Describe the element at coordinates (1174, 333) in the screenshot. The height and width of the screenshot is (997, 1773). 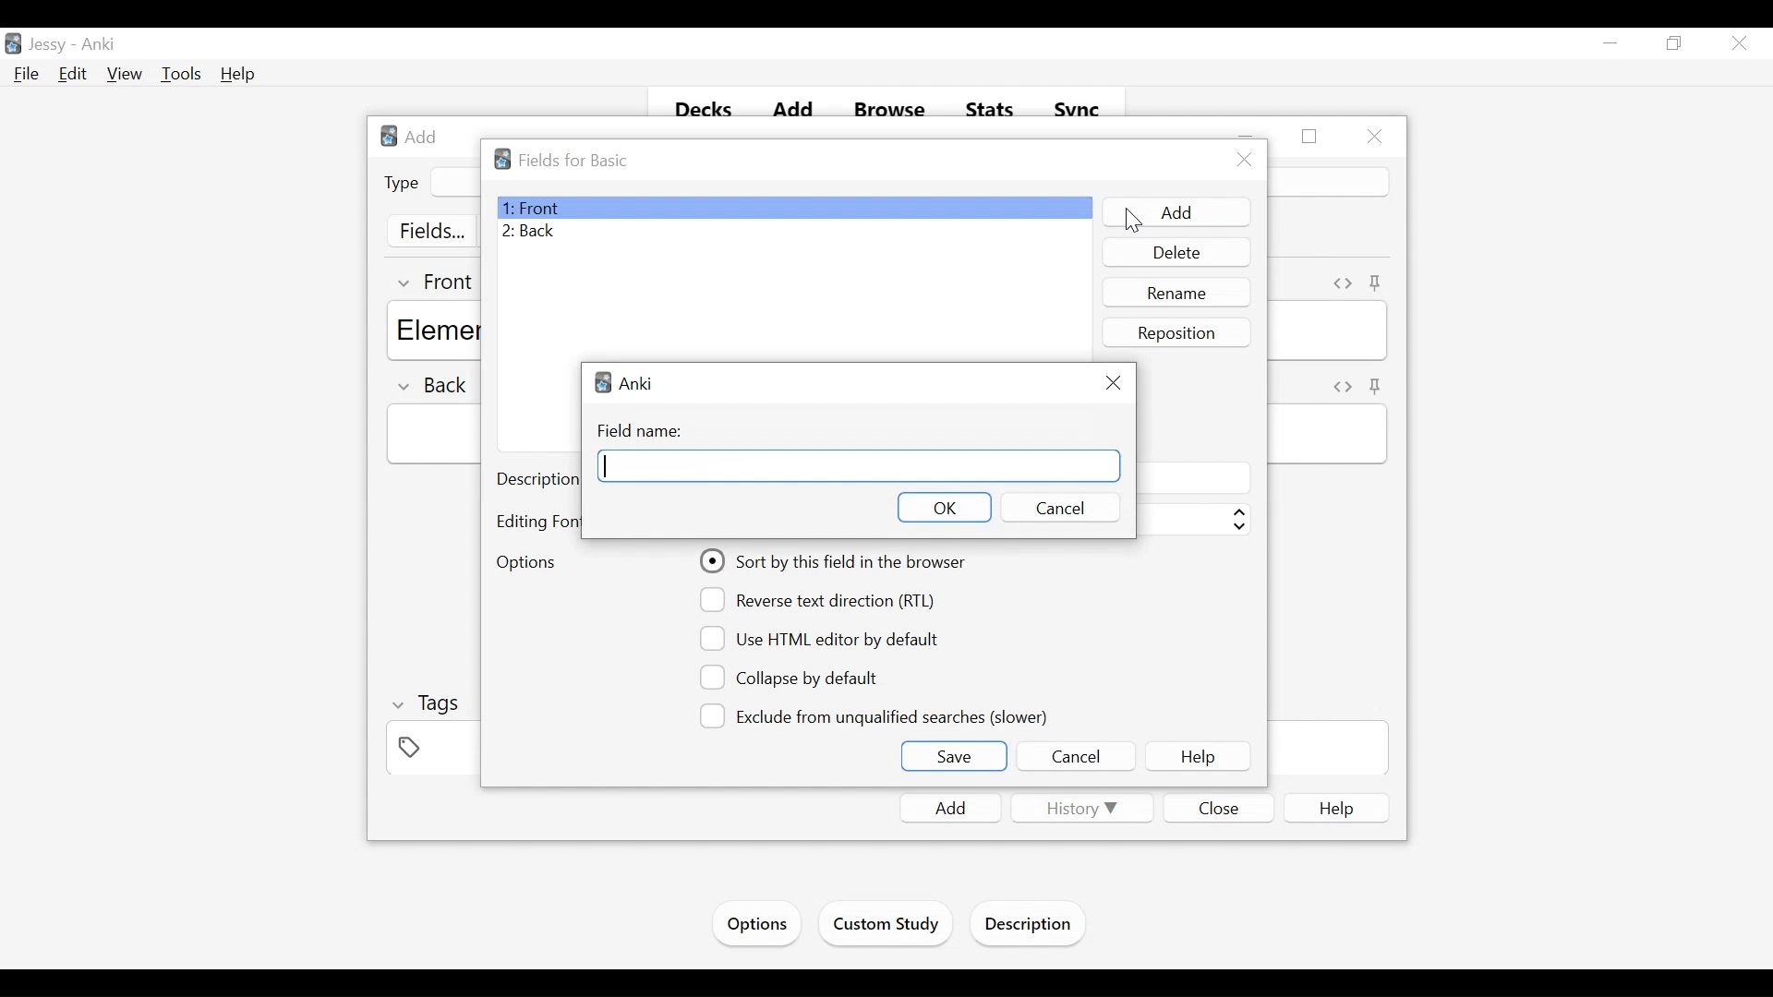
I see `Reposition` at that location.